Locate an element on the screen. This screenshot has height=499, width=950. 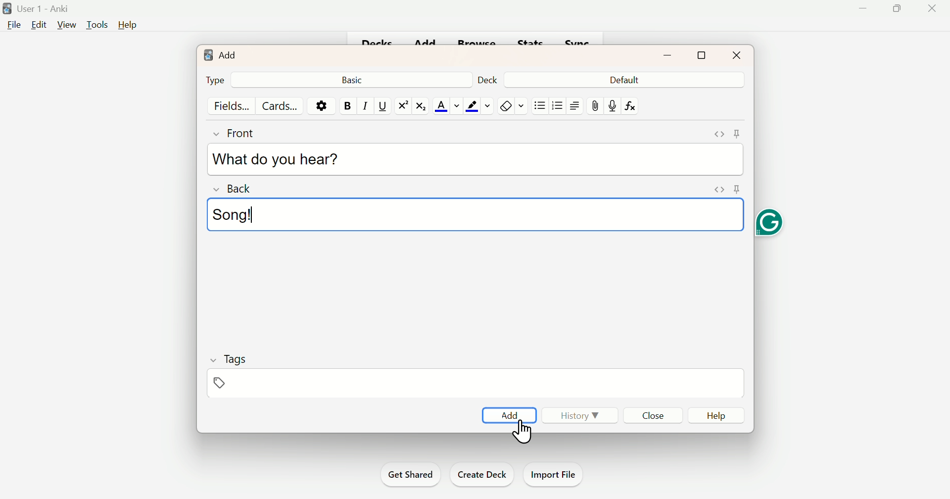
pin is located at coordinates (593, 105).